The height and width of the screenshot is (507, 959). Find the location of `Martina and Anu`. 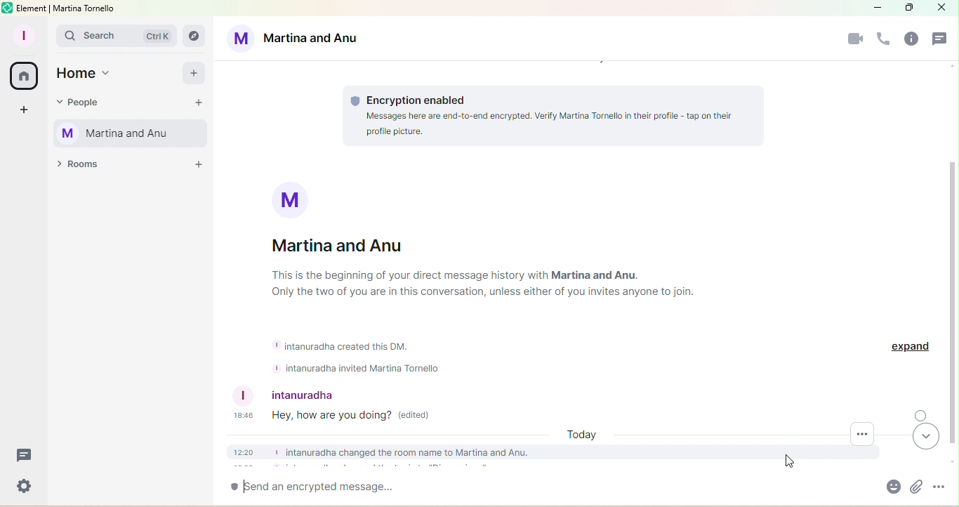

Martina and Anu is located at coordinates (296, 37).